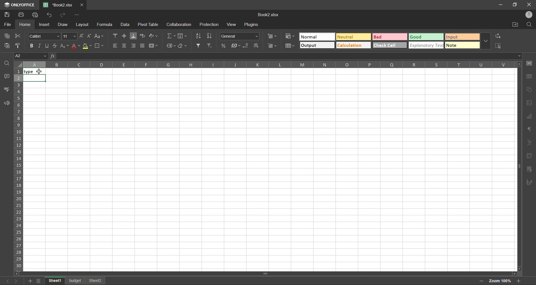  I want to click on pivot table, so click(149, 25).